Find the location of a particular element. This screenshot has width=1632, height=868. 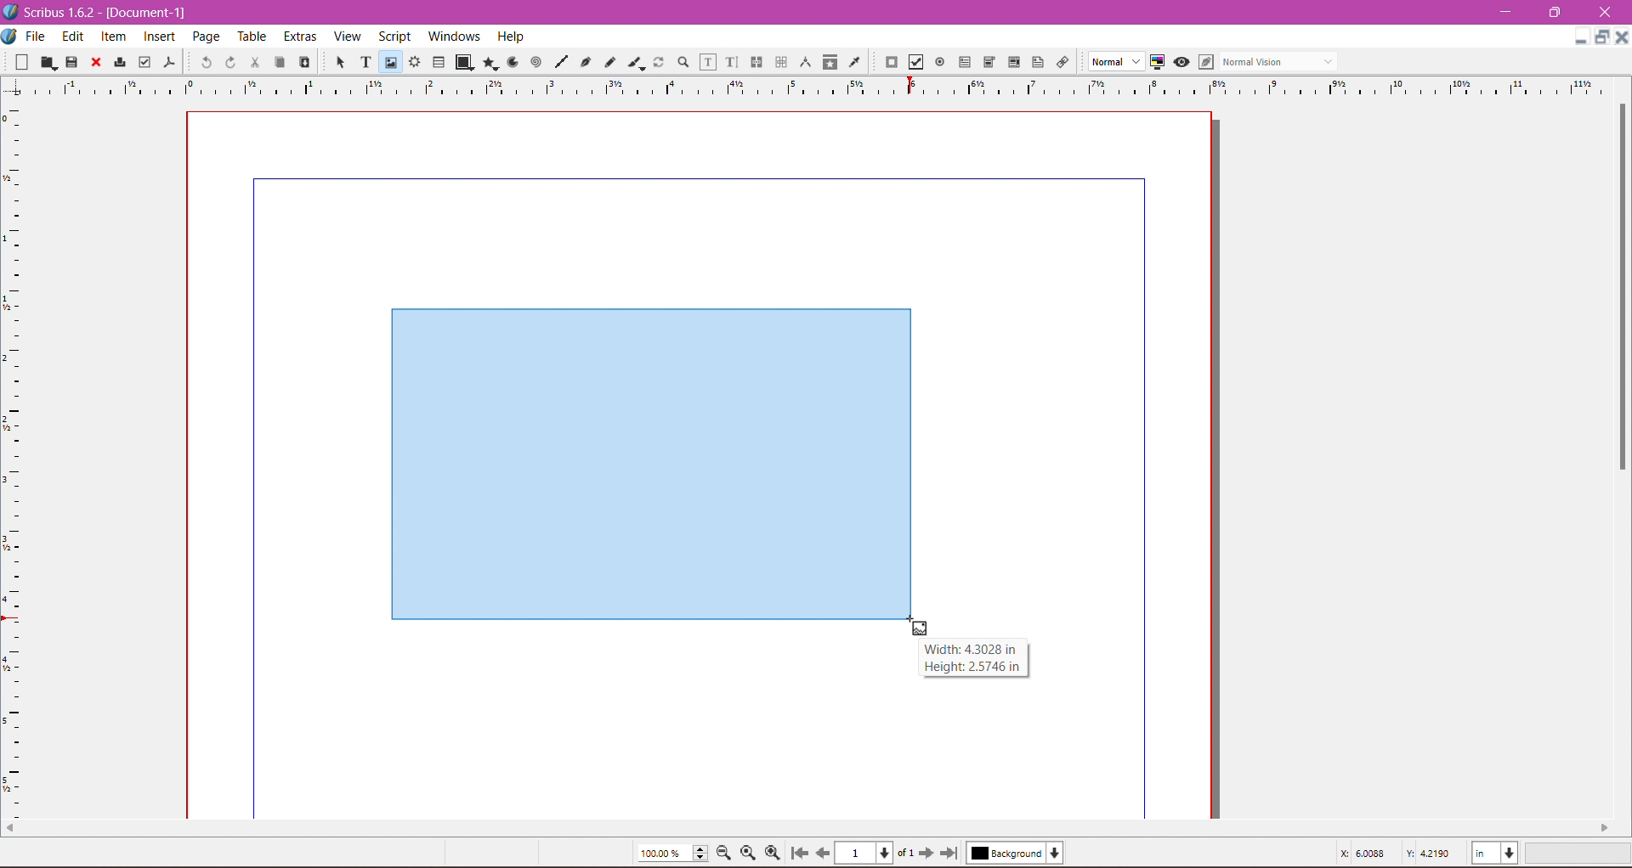

Rotate Item is located at coordinates (658, 62).